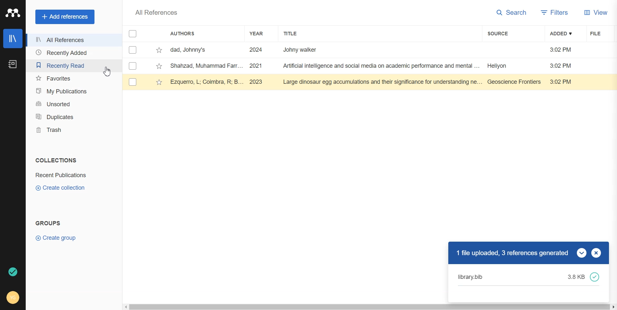  I want to click on Authors, so click(183, 33).